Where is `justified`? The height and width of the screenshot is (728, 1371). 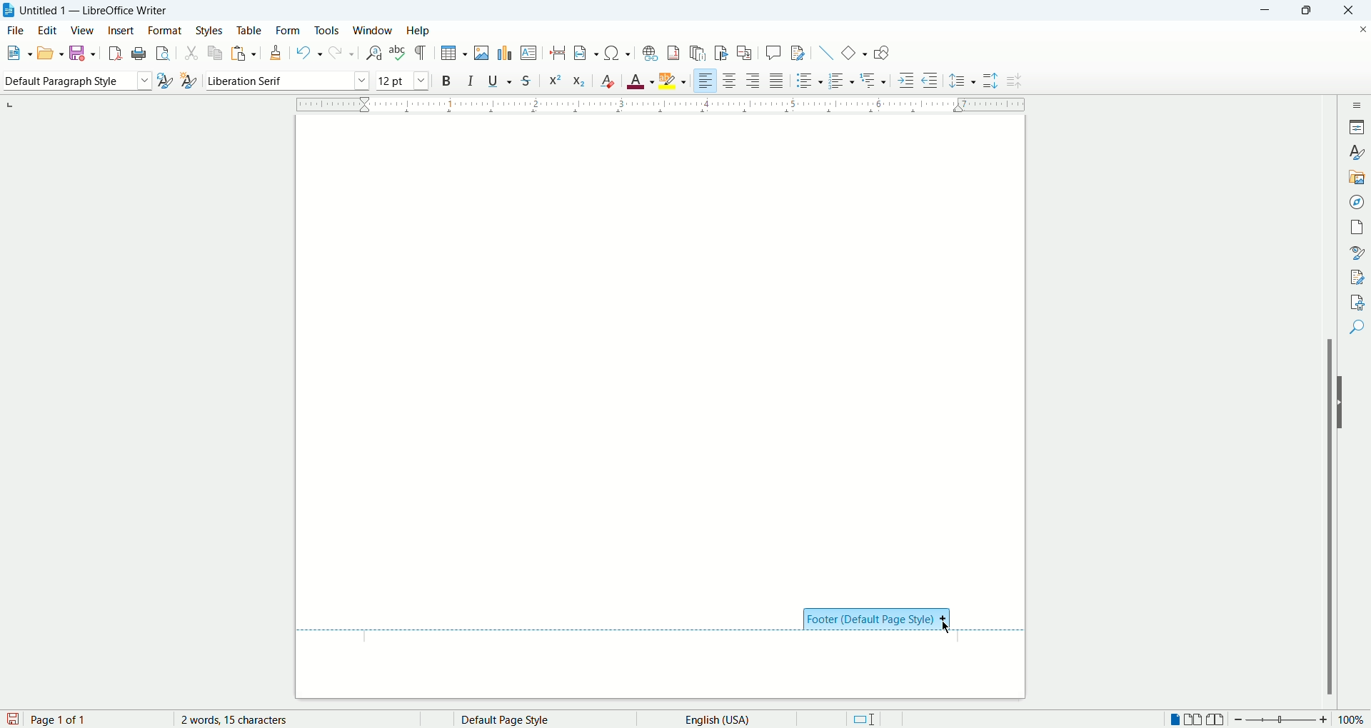 justified is located at coordinates (778, 81).